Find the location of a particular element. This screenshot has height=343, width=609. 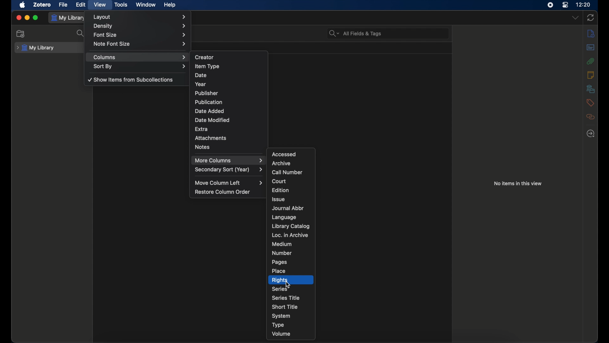

short title is located at coordinates (285, 306).